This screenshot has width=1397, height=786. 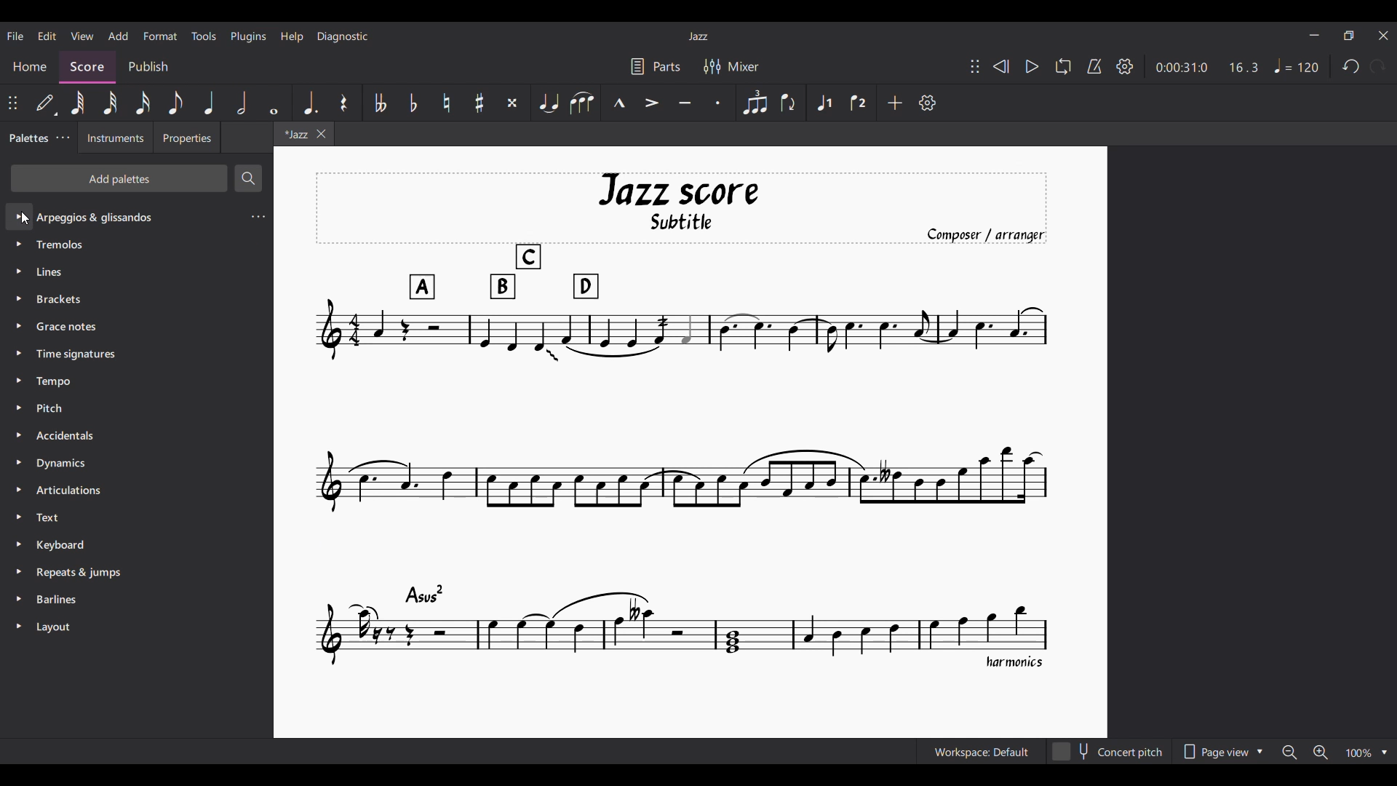 I want to click on Close interface , so click(x=1384, y=36).